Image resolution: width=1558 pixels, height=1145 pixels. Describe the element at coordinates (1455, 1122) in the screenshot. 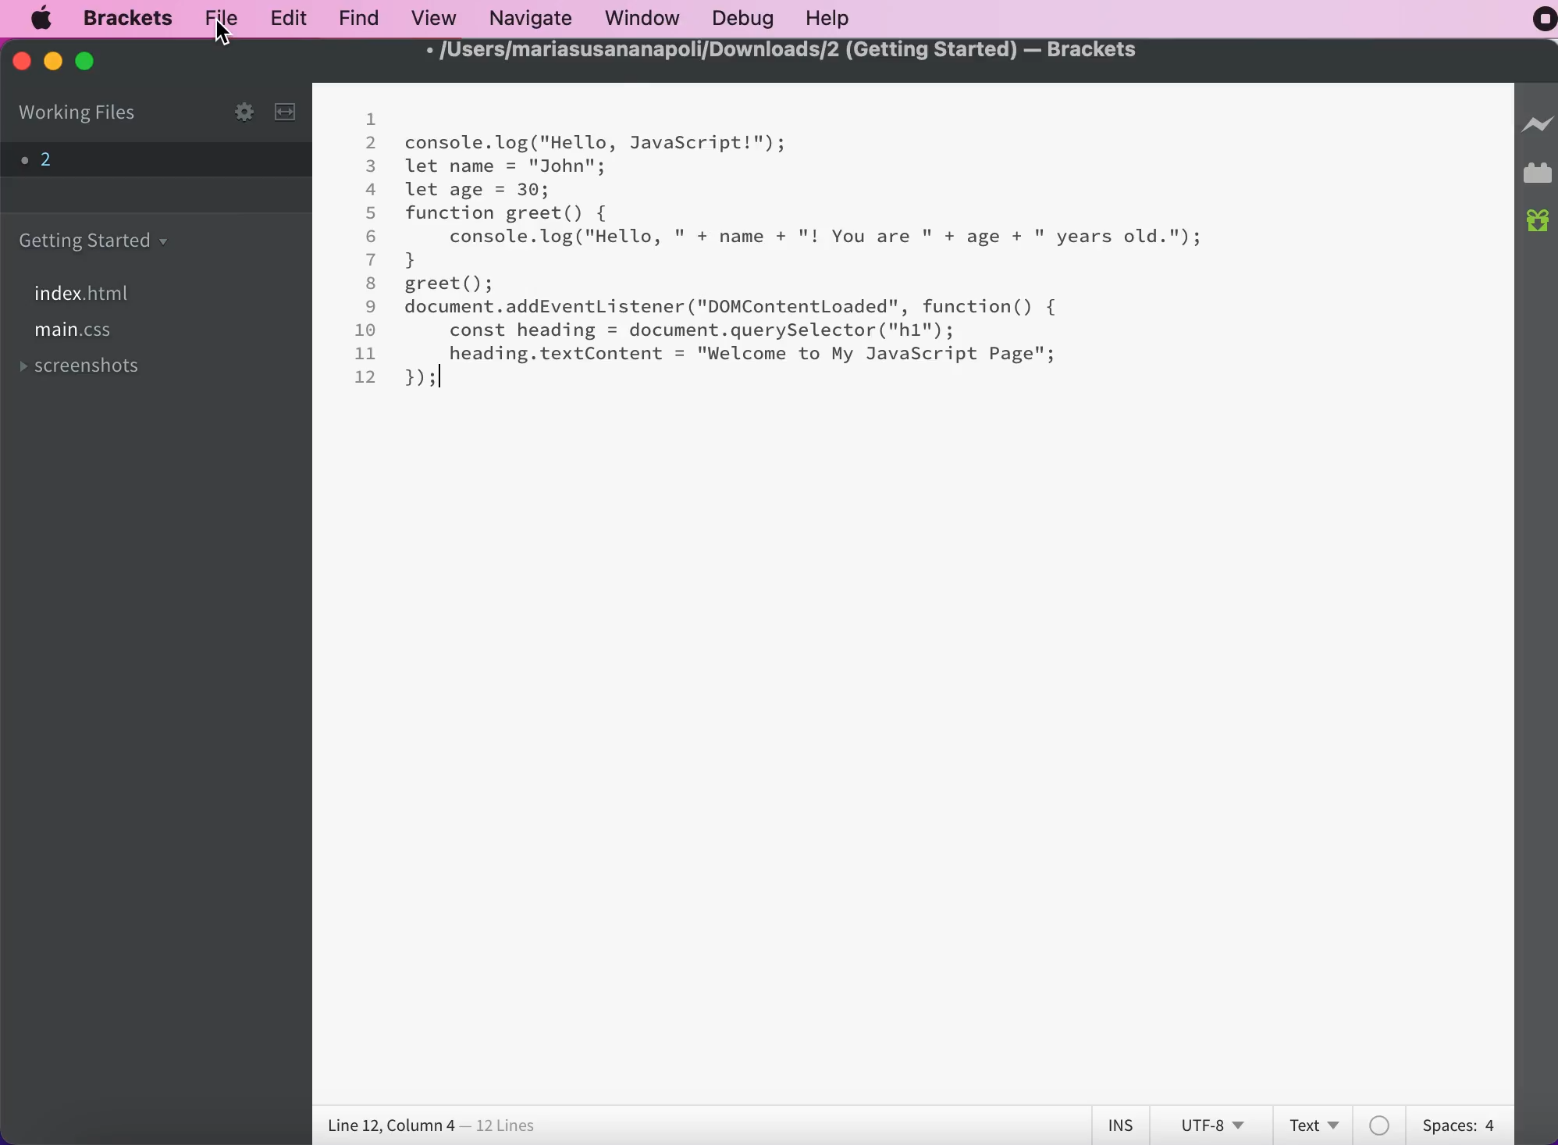

I see `spaces: 4` at that location.